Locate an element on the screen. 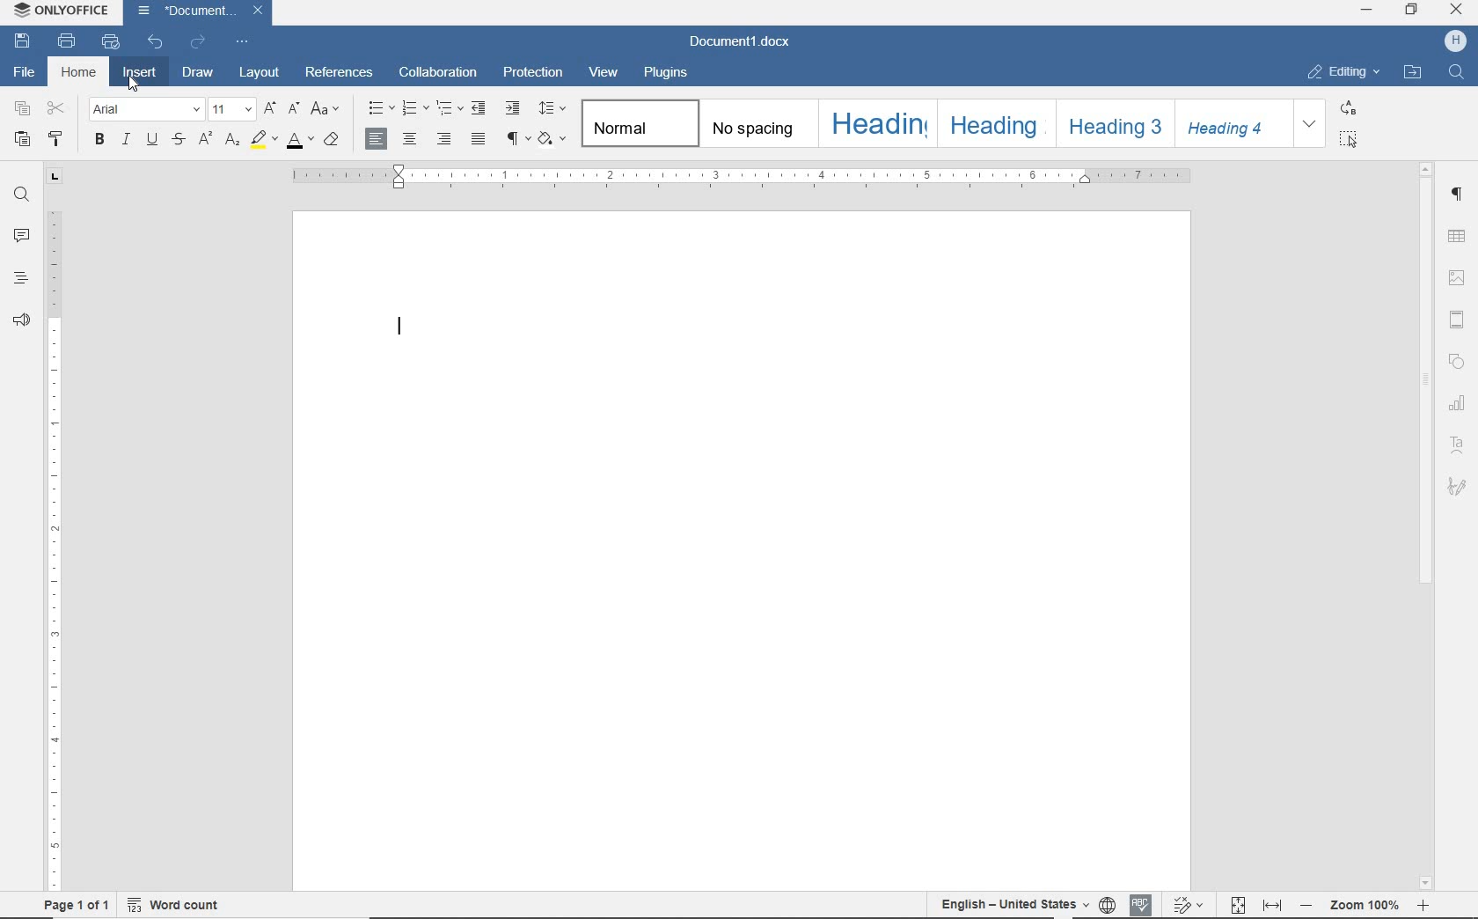 The width and height of the screenshot is (1478, 919). fit to width is located at coordinates (1272, 906).